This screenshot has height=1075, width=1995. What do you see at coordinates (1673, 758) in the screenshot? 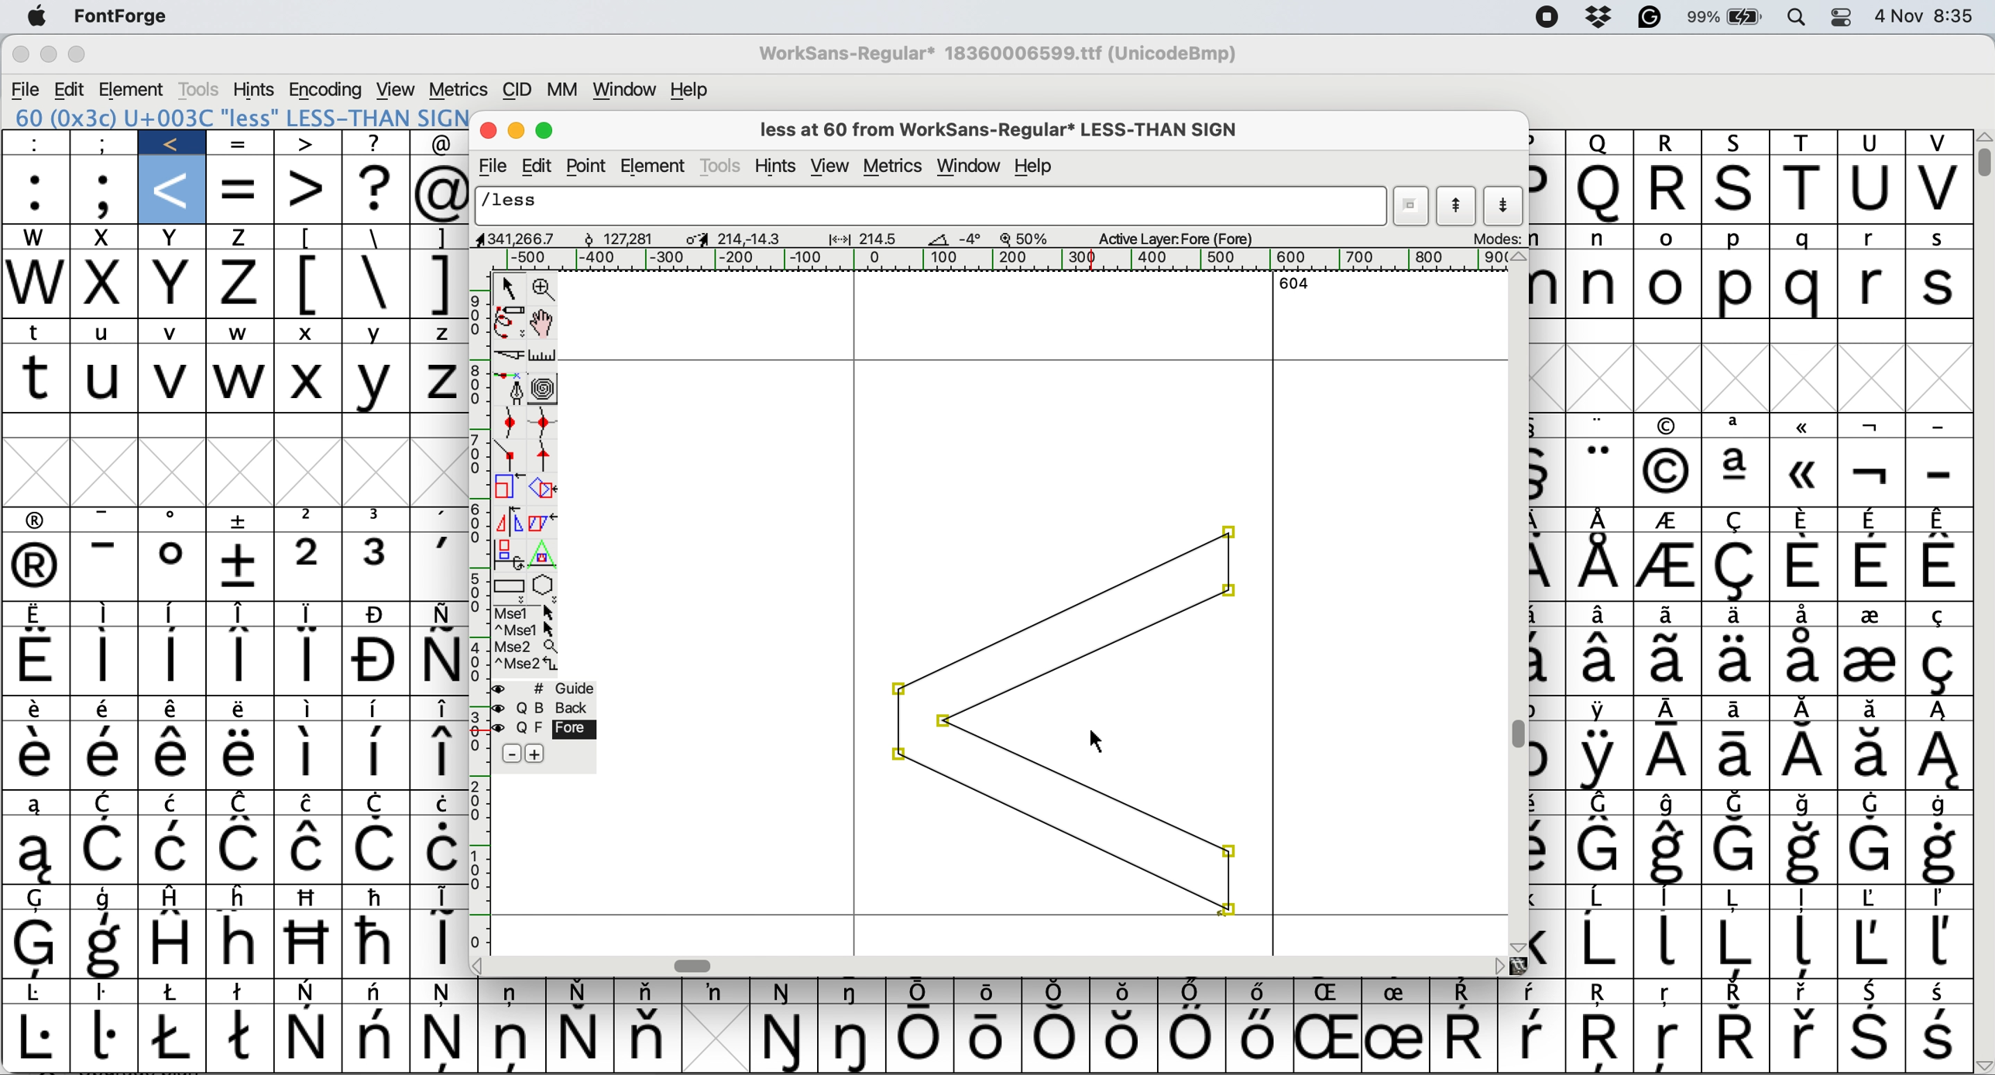
I see `Symbol` at bounding box center [1673, 758].